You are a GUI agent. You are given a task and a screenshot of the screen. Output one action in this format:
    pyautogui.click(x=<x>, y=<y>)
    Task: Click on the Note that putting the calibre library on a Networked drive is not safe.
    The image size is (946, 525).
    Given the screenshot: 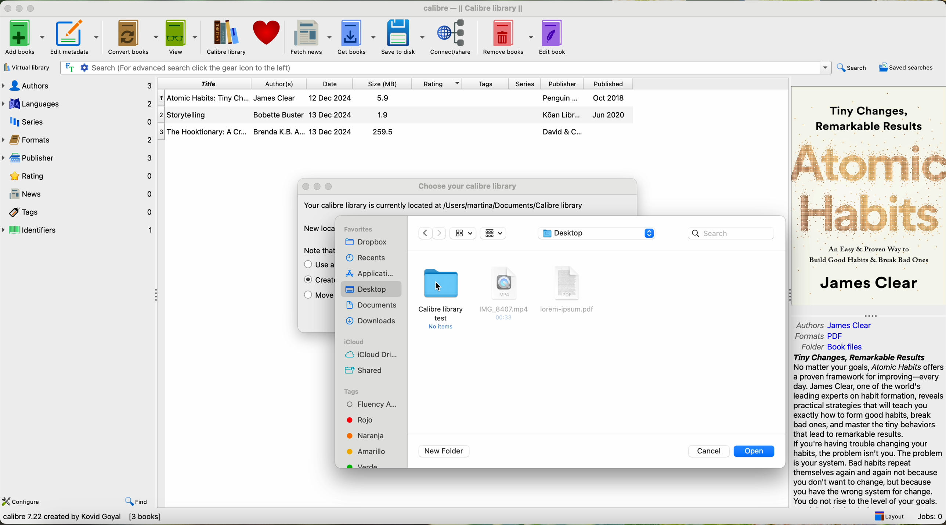 What is the action you would take?
    pyautogui.click(x=316, y=251)
    